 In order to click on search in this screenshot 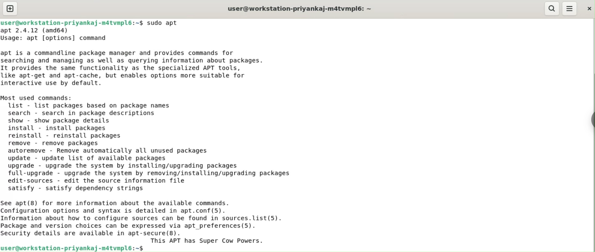, I will do `click(552, 8)`.